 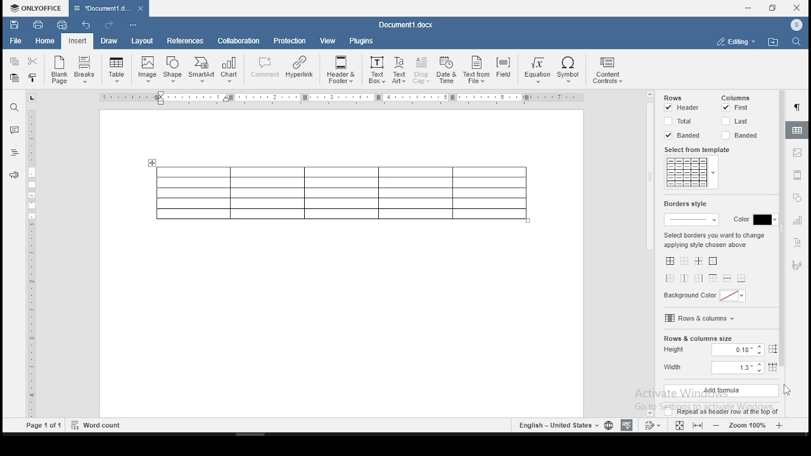 What do you see at coordinates (713, 279) in the screenshot?
I see `only top border` at bounding box center [713, 279].